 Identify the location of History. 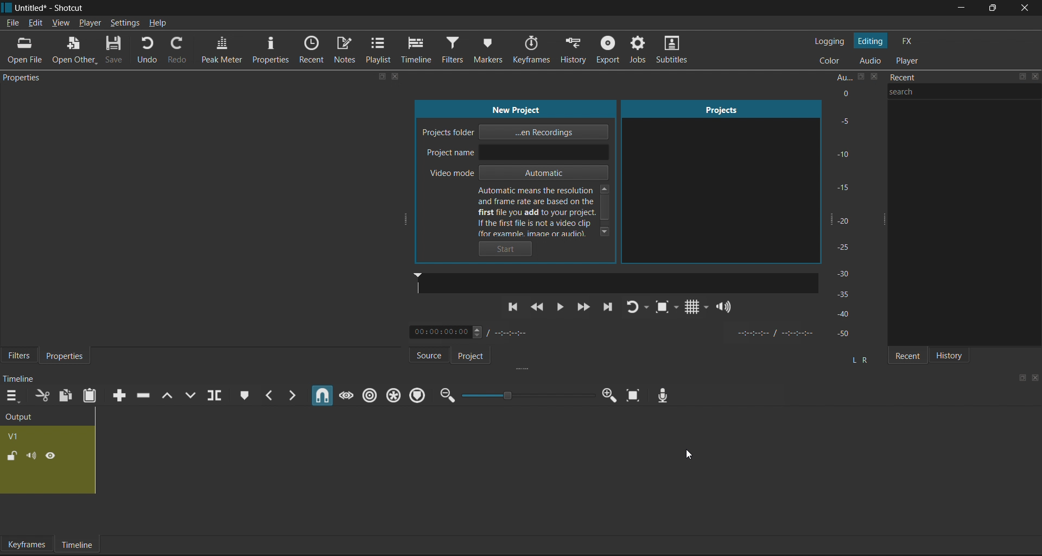
(955, 354).